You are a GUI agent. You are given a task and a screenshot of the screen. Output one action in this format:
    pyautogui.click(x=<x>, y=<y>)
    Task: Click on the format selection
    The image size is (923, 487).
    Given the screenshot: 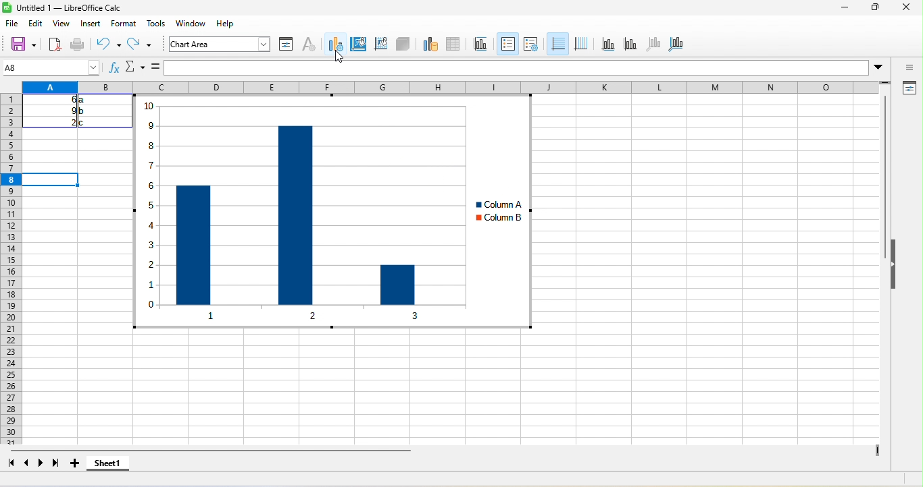 What is the action you would take?
    pyautogui.click(x=285, y=45)
    